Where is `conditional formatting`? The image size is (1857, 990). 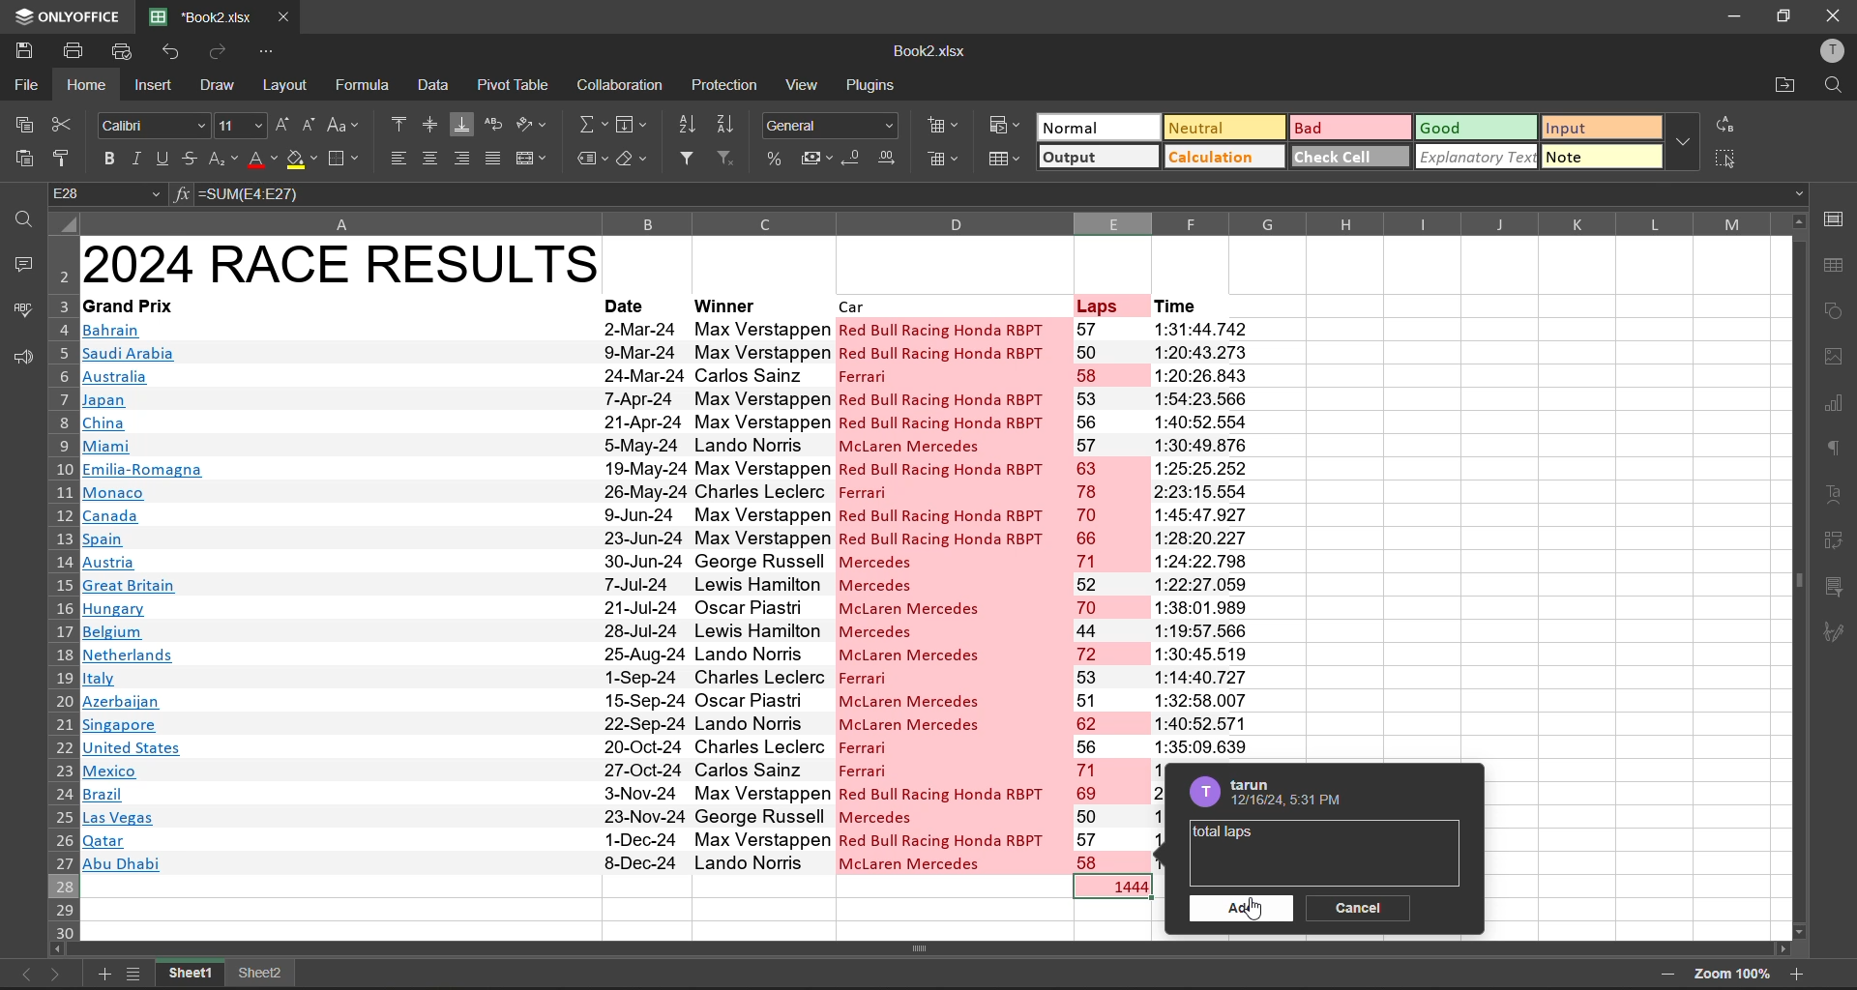 conditional formatting is located at coordinates (1005, 131).